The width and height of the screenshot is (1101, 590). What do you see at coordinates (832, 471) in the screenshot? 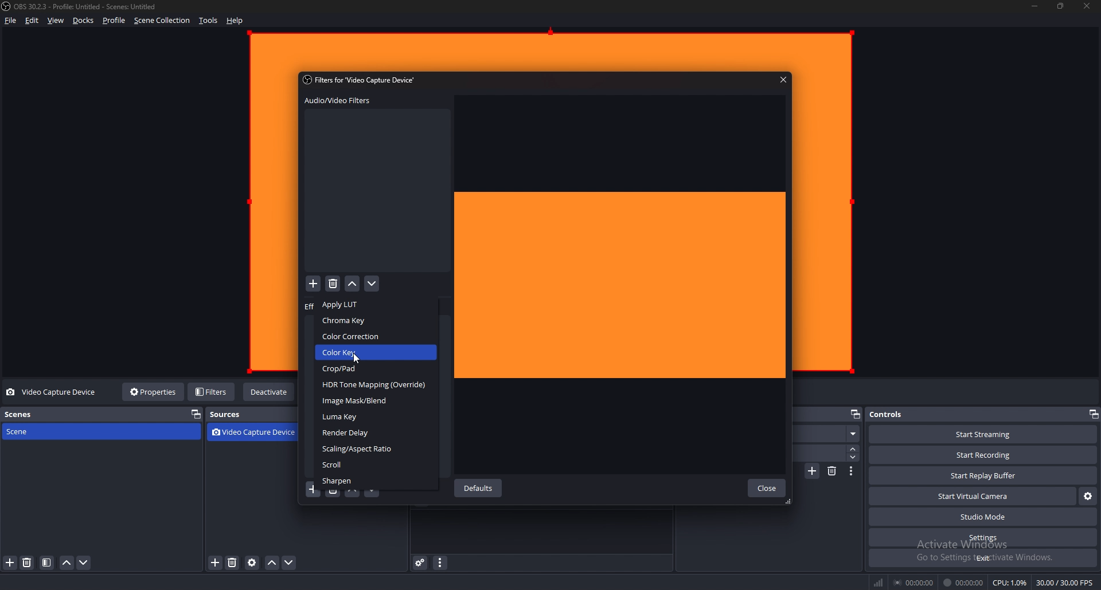
I see `delete transition` at bounding box center [832, 471].